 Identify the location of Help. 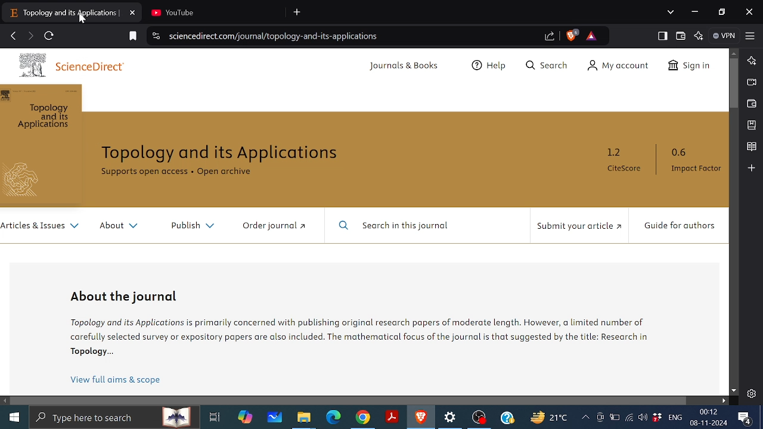
(507, 417).